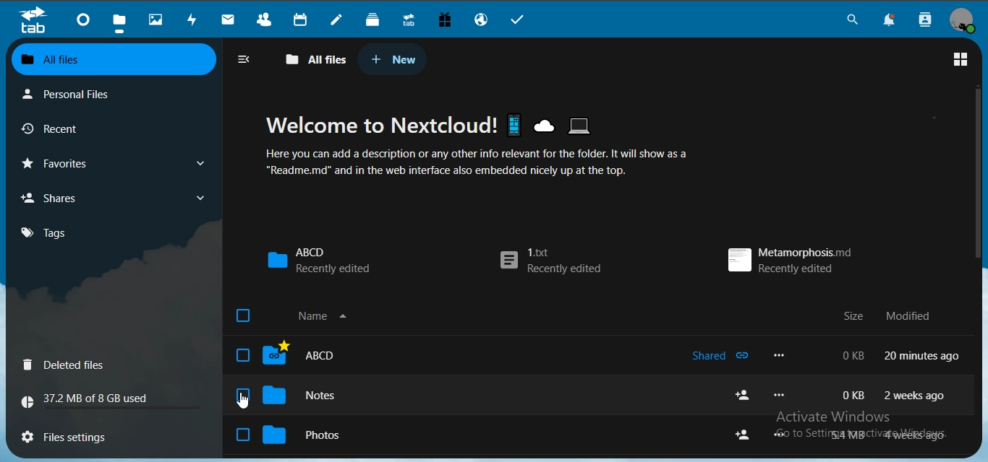  I want to click on notes, so click(339, 20).